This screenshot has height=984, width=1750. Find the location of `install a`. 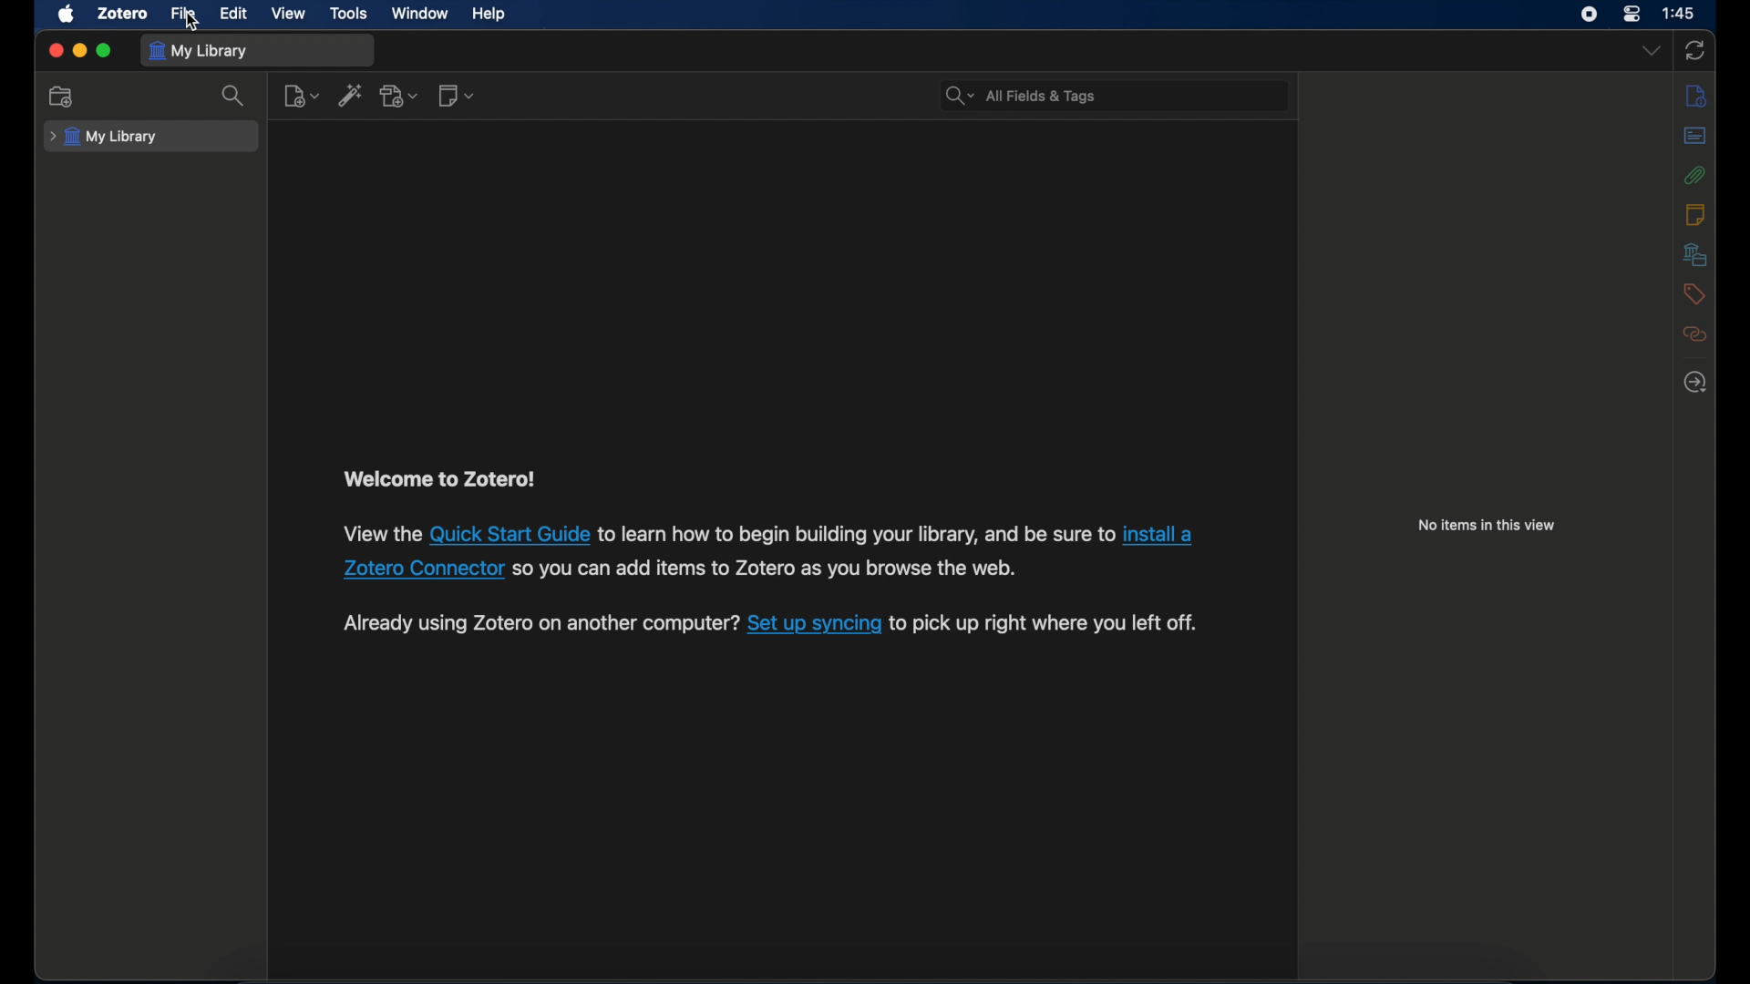

install a is located at coordinates (1163, 532).